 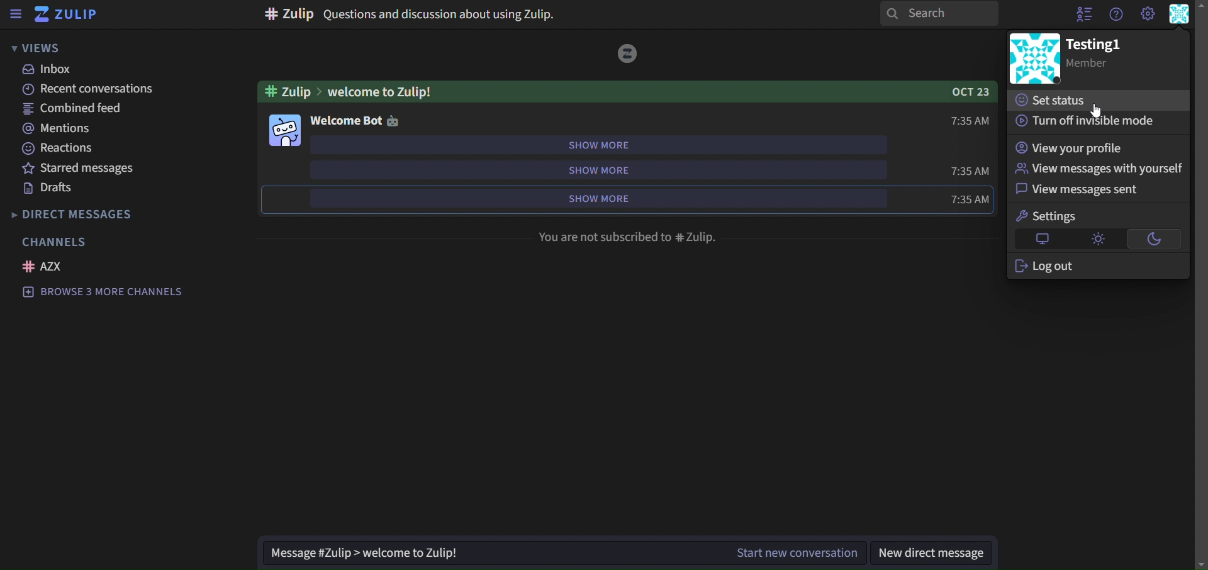 I want to click on light theme, so click(x=1099, y=238).